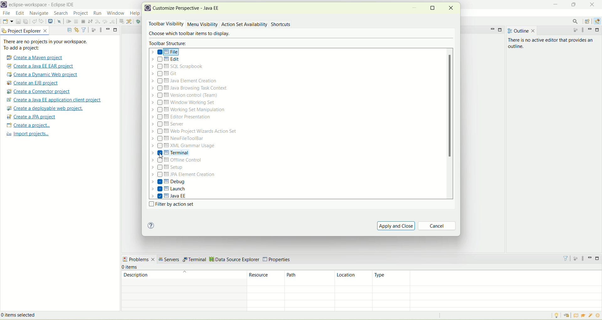  I want to click on maximize, so click(598, 30).